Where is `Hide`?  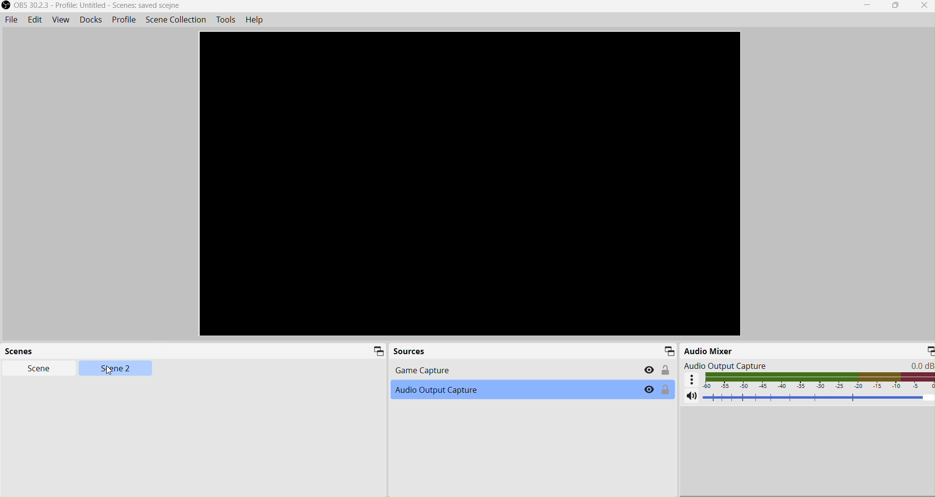 Hide is located at coordinates (650, 369).